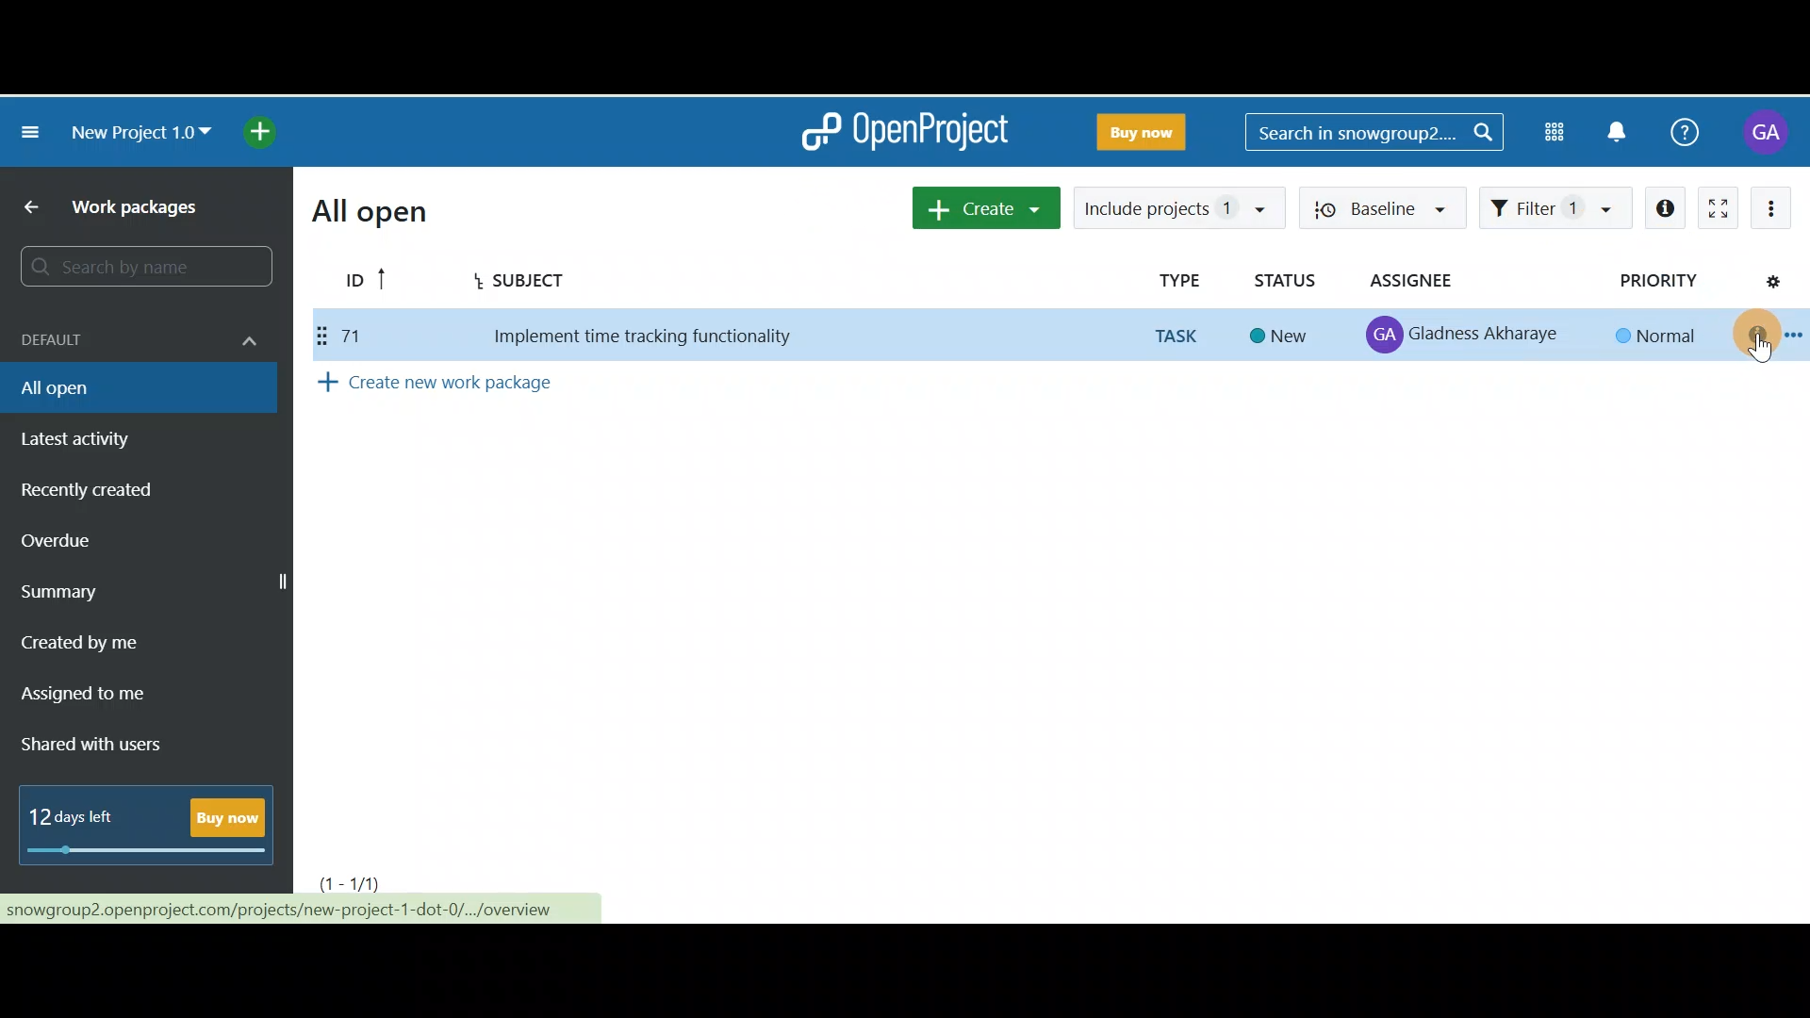 The image size is (1810, 1018). Describe the element at coordinates (532, 278) in the screenshot. I see `Subject` at that location.